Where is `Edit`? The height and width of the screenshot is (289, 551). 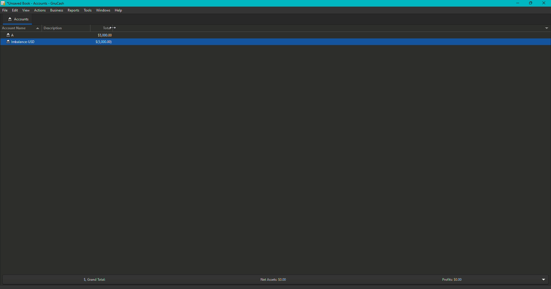 Edit is located at coordinates (15, 11).